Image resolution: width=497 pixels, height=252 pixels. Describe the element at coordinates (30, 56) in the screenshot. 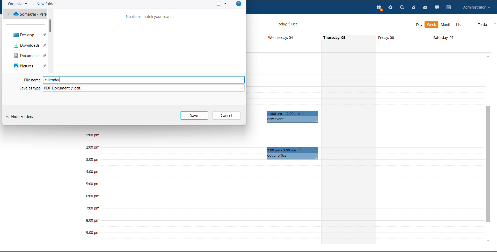

I see `` at that location.